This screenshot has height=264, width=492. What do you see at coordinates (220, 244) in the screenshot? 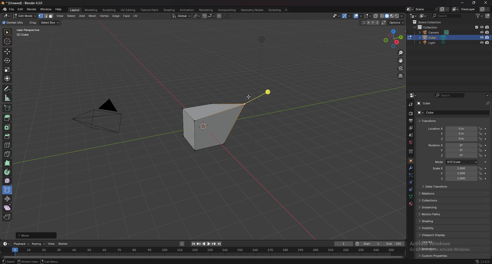
I see `jump to endpoint` at bounding box center [220, 244].